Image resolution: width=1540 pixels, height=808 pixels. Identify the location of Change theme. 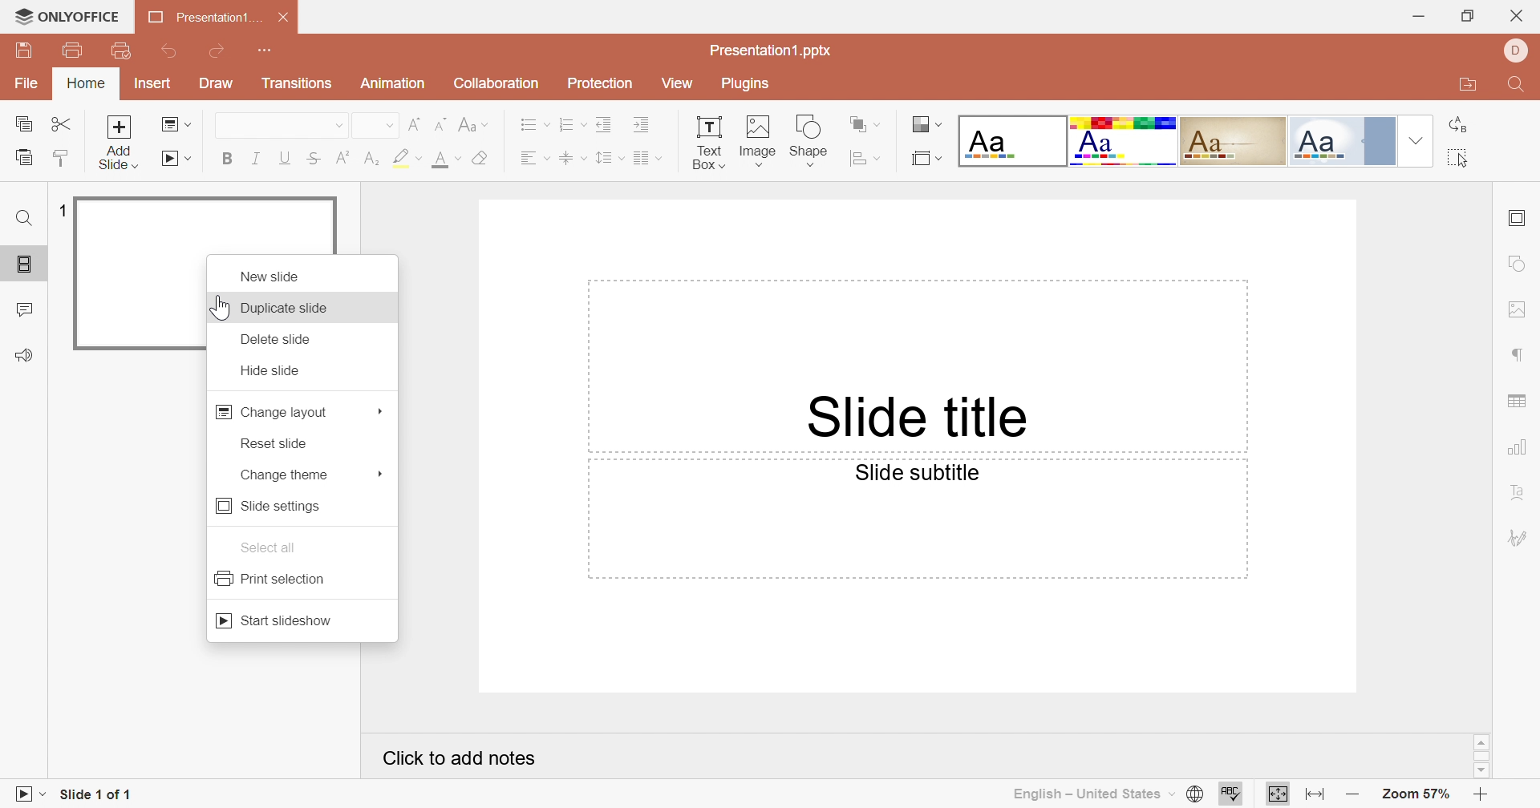
(288, 475).